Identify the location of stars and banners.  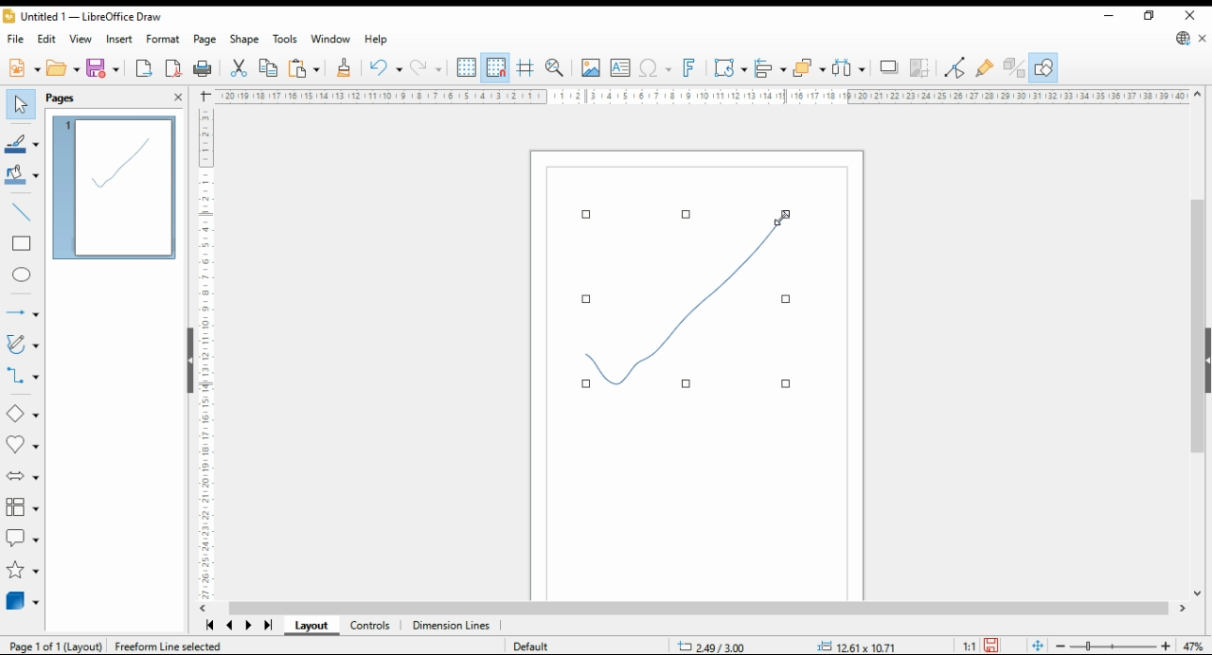
(23, 570).